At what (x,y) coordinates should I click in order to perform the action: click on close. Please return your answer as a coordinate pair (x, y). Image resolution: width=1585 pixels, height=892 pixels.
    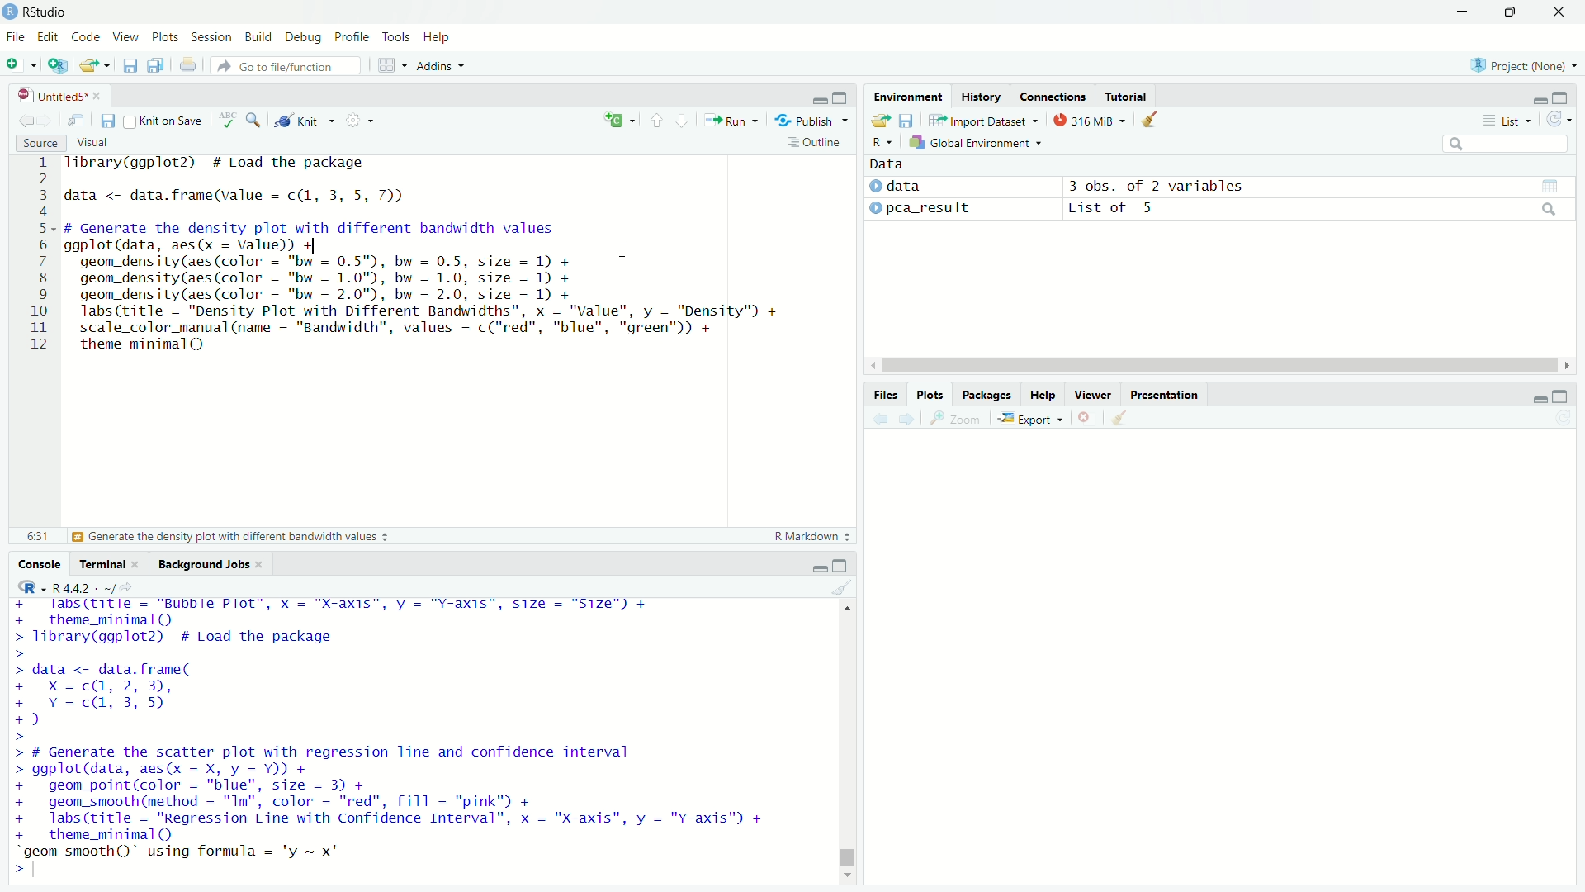
    Looking at the image, I should click on (260, 565).